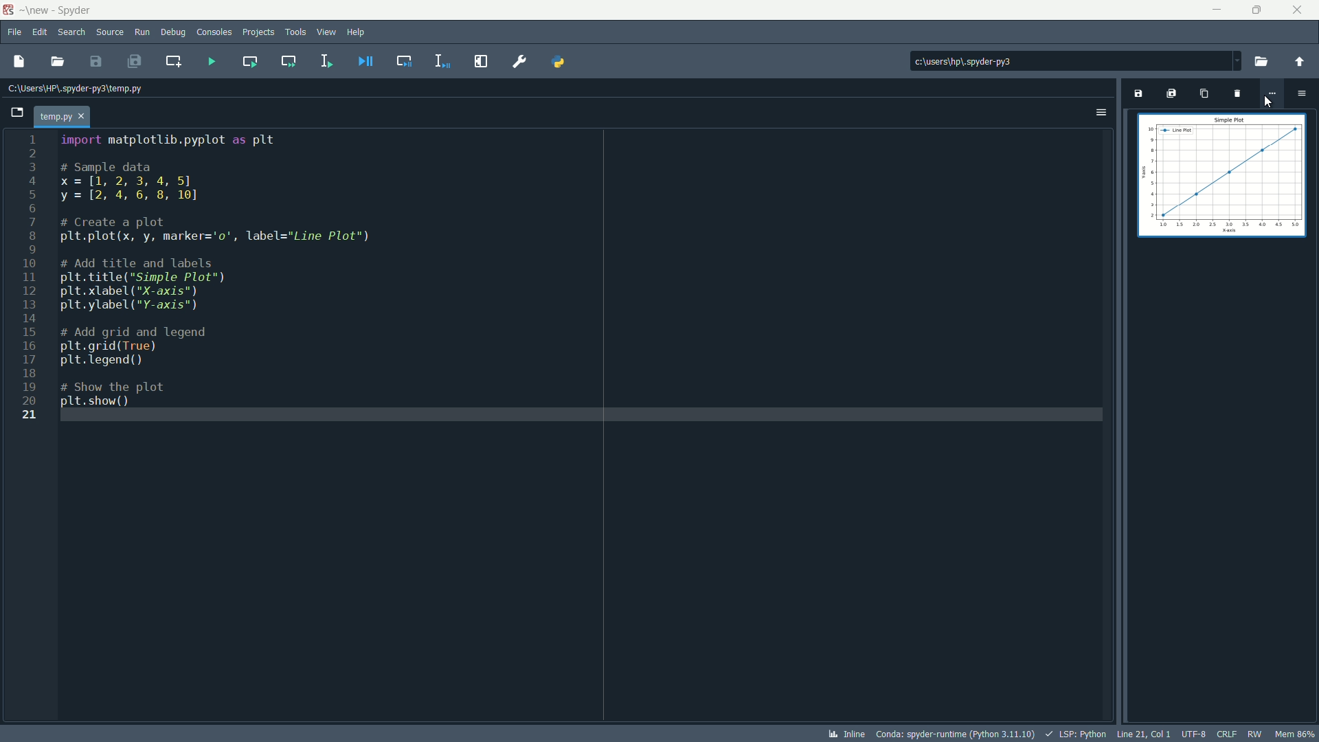 The image size is (1319, 742). I want to click on preferences, so click(519, 60).